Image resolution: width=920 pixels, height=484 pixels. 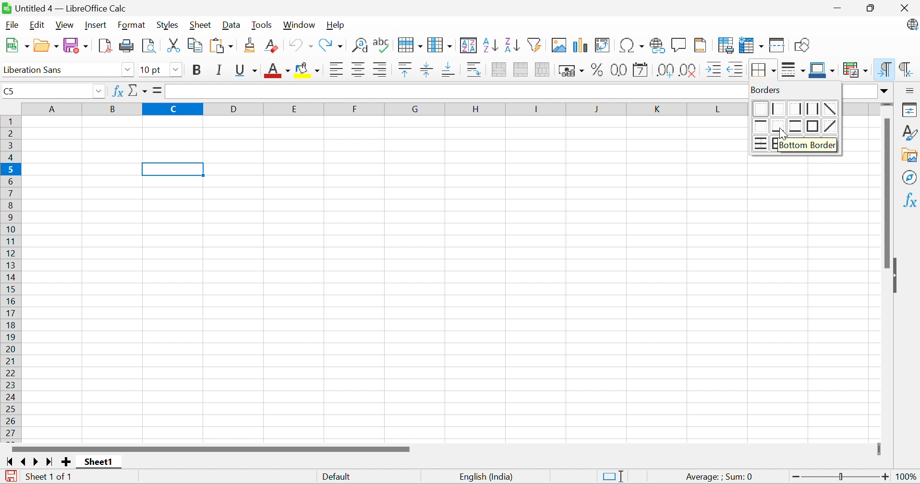 What do you see at coordinates (842, 477) in the screenshot?
I see `Slider` at bounding box center [842, 477].